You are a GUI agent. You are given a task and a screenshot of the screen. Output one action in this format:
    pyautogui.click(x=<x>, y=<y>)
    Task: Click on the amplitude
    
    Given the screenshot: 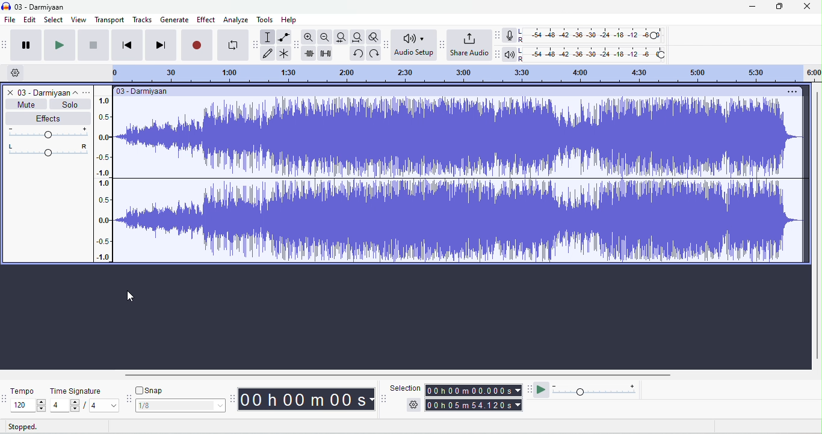 What is the action you would take?
    pyautogui.click(x=104, y=180)
    